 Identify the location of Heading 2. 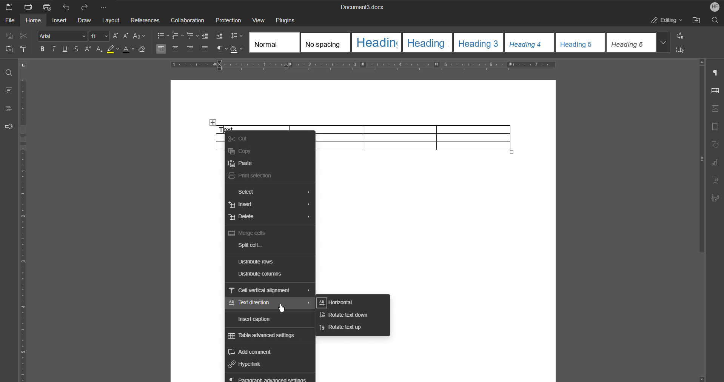
(428, 42).